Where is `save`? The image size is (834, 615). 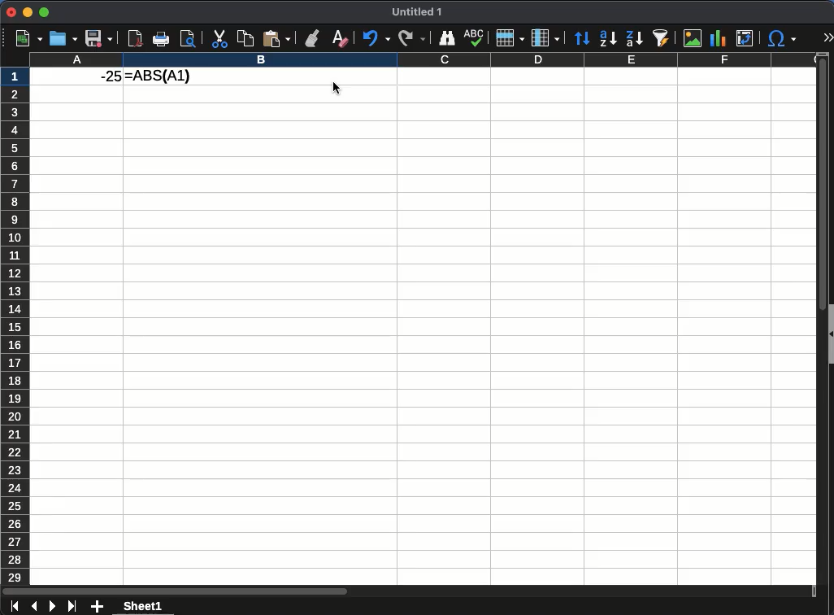 save is located at coordinates (99, 38).